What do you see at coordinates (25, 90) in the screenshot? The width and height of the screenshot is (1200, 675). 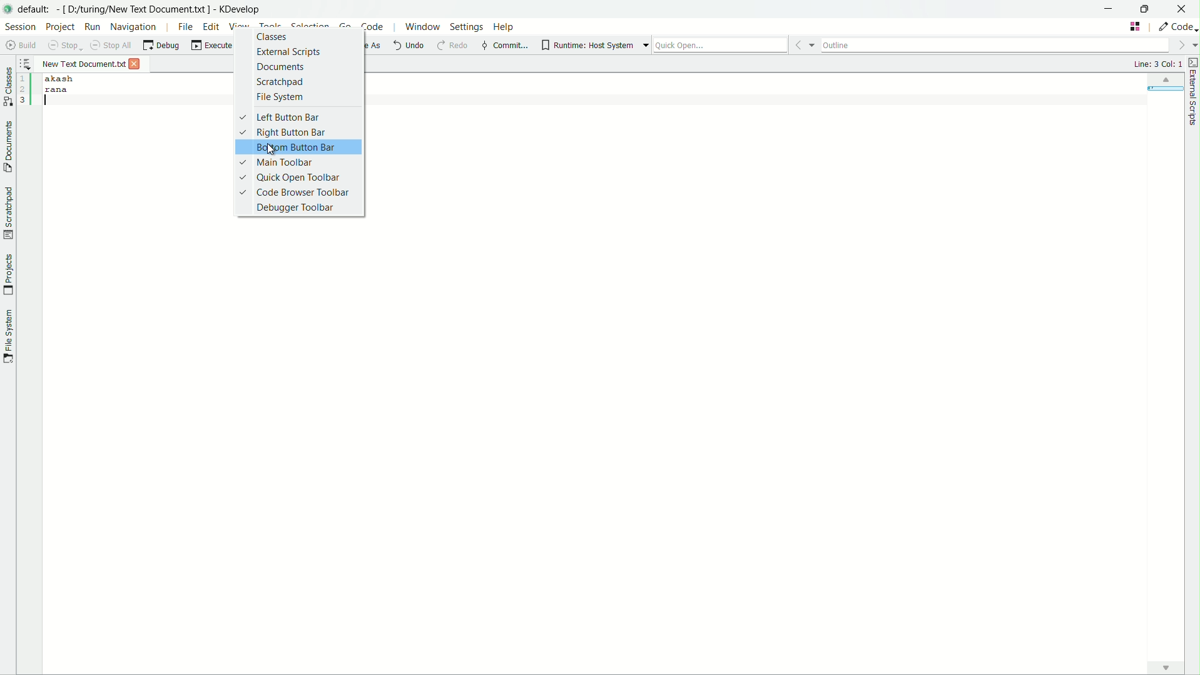 I see `line numbers` at bounding box center [25, 90].